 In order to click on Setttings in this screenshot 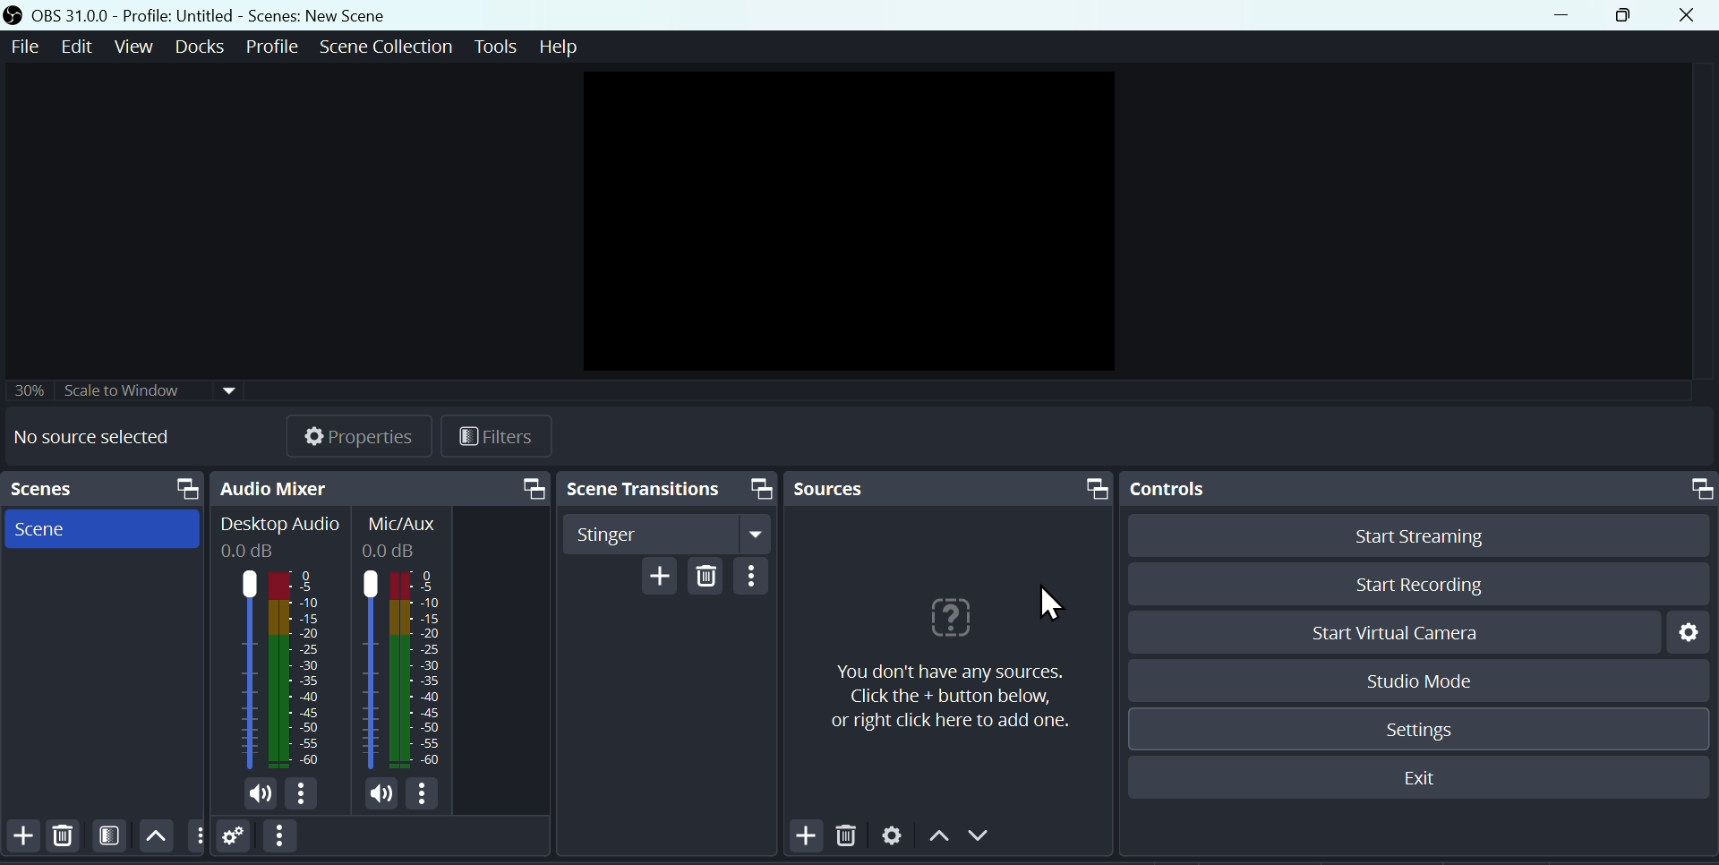, I will do `click(1424, 727)`.